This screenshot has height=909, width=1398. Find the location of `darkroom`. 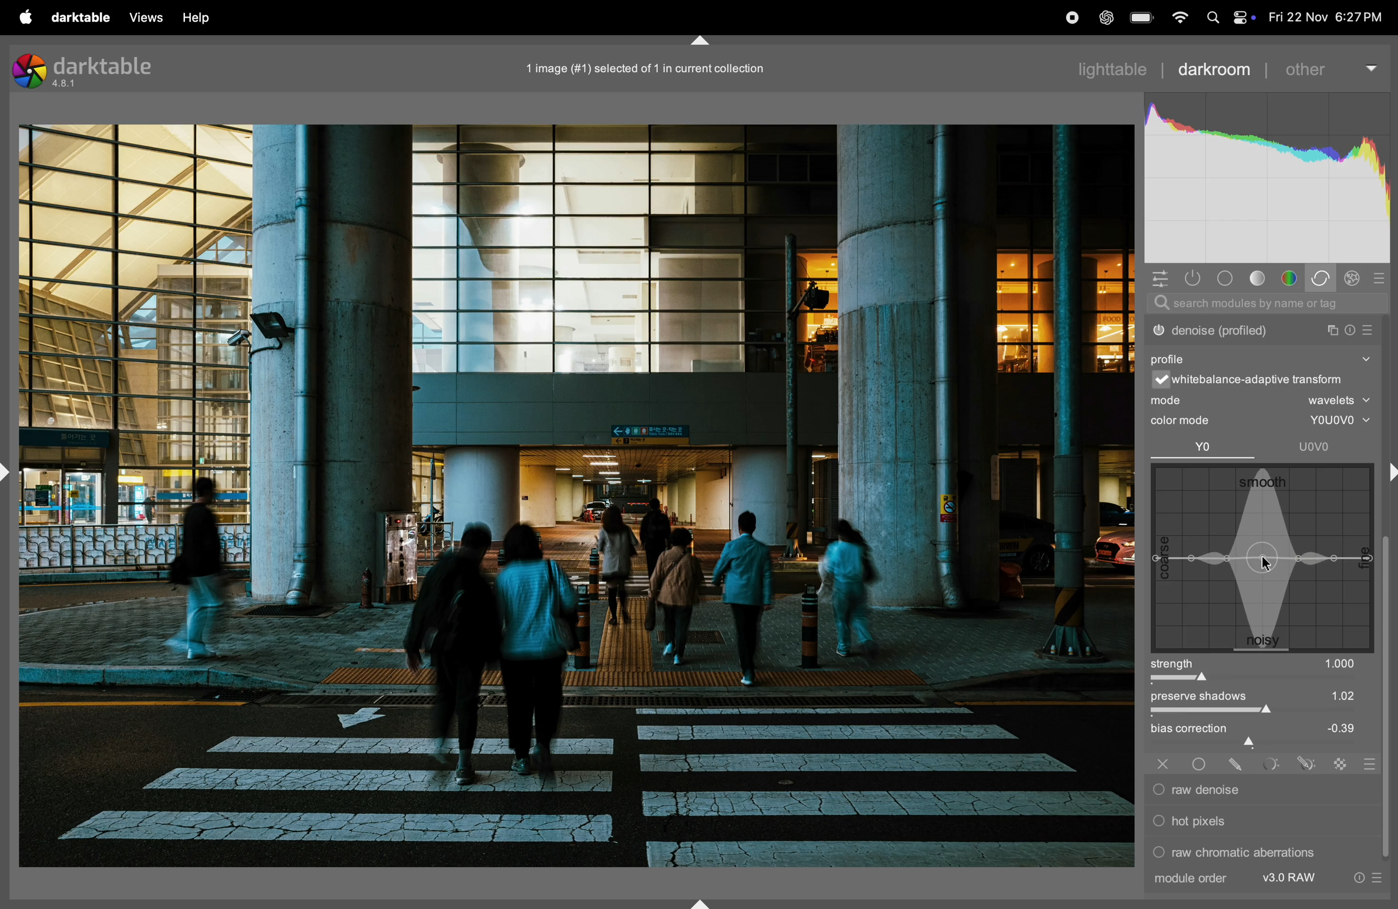

darkroom is located at coordinates (1218, 71).